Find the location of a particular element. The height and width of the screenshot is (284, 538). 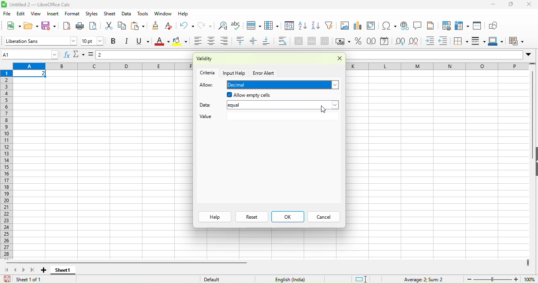

bold is located at coordinates (114, 42).